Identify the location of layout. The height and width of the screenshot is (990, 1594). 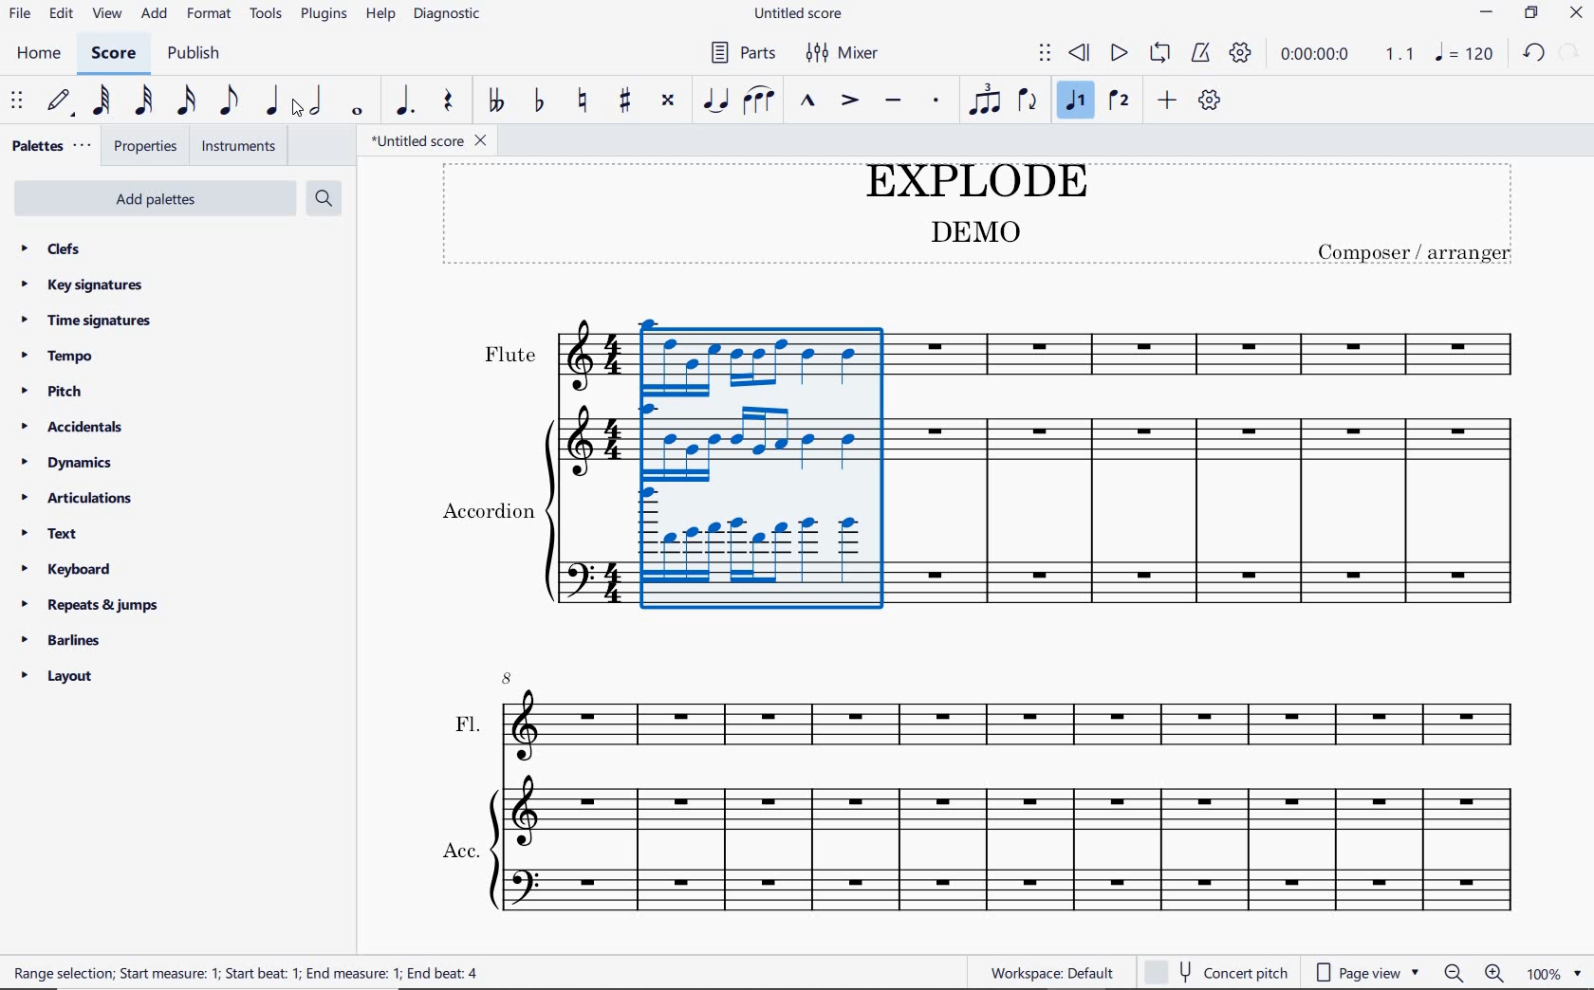
(57, 677).